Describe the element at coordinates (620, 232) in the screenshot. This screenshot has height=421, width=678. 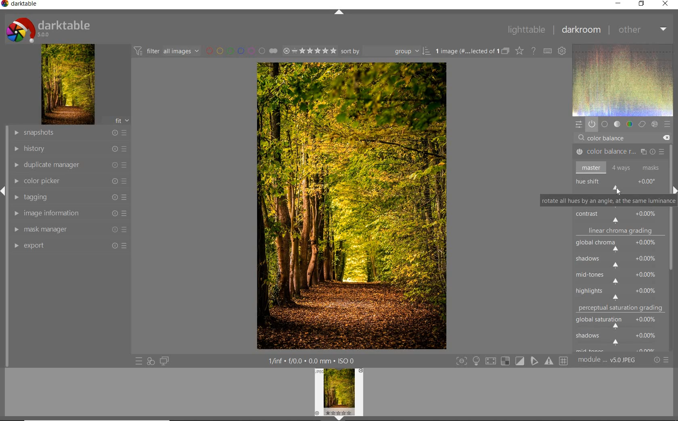
I see `linear chroma grading` at that location.